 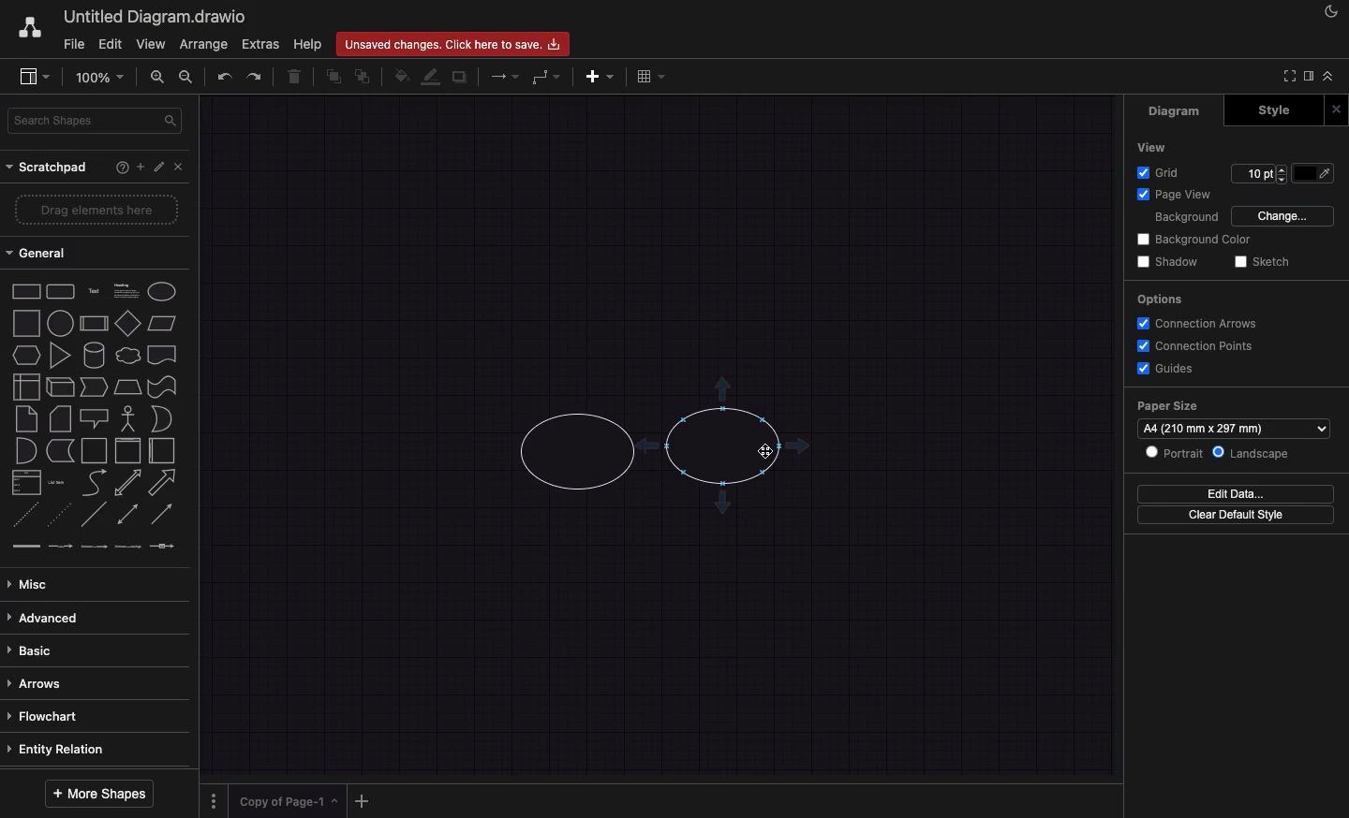 What do you see at coordinates (97, 78) in the screenshot?
I see `100% zoom` at bounding box center [97, 78].